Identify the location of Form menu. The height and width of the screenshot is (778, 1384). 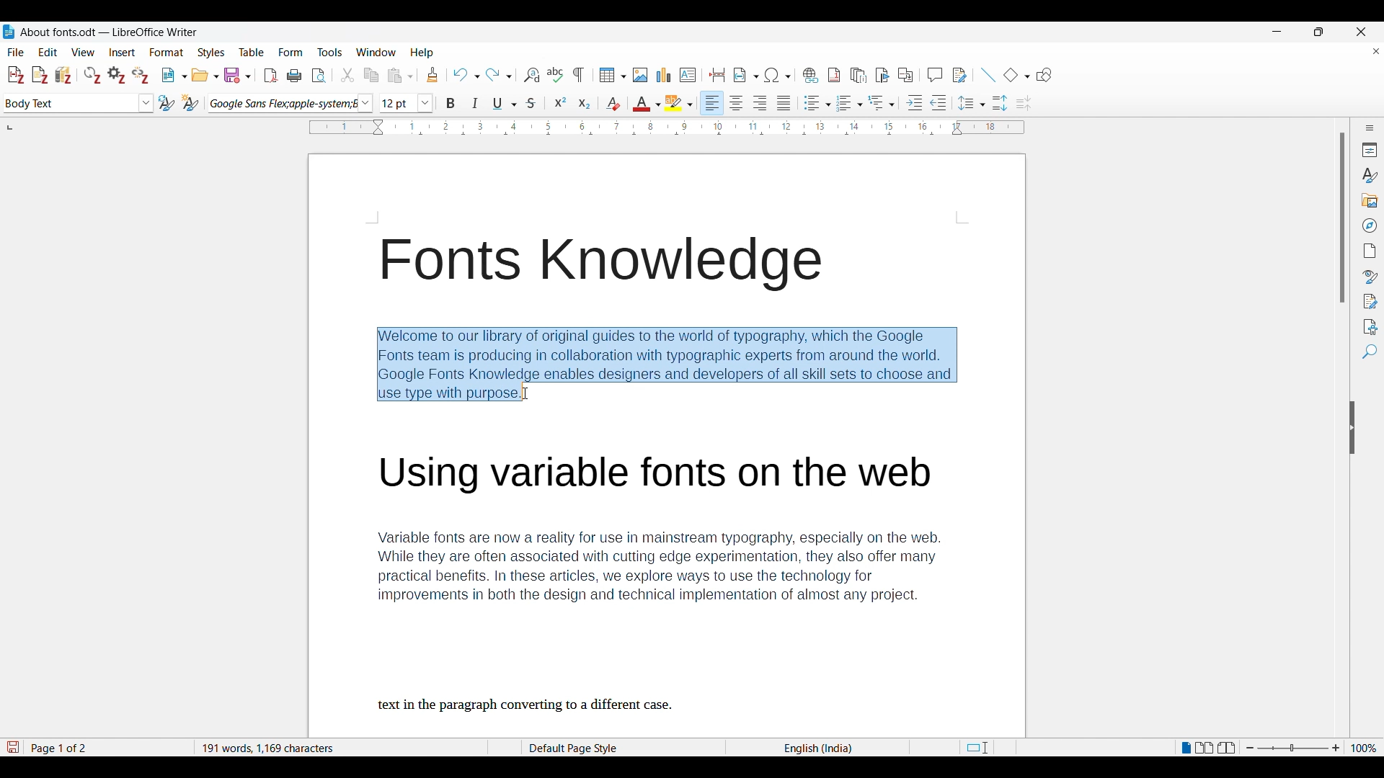
(290, 53).